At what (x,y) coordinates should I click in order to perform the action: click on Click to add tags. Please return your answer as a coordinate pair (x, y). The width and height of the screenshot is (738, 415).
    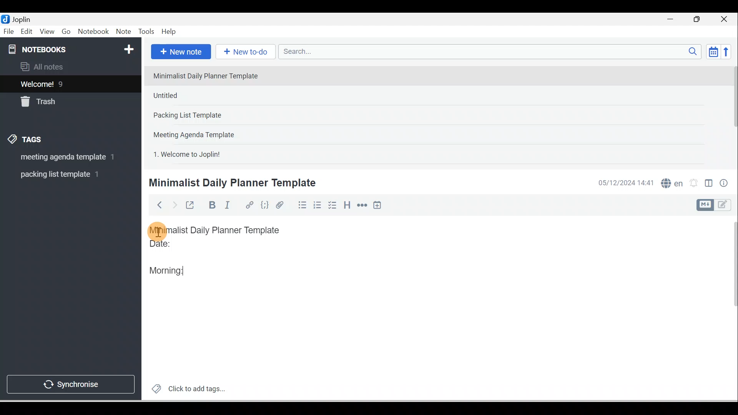
    Looking at the image, I should click on (185, 388).